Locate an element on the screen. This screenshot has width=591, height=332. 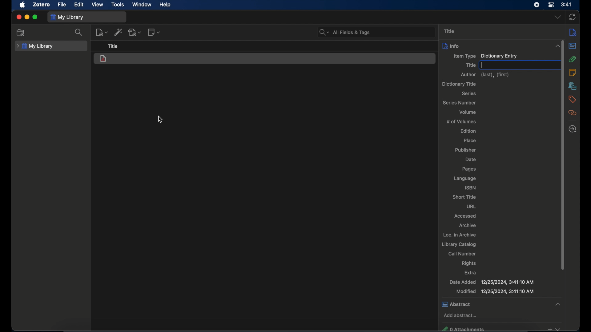
cursor is located at coordinates (160, 120).